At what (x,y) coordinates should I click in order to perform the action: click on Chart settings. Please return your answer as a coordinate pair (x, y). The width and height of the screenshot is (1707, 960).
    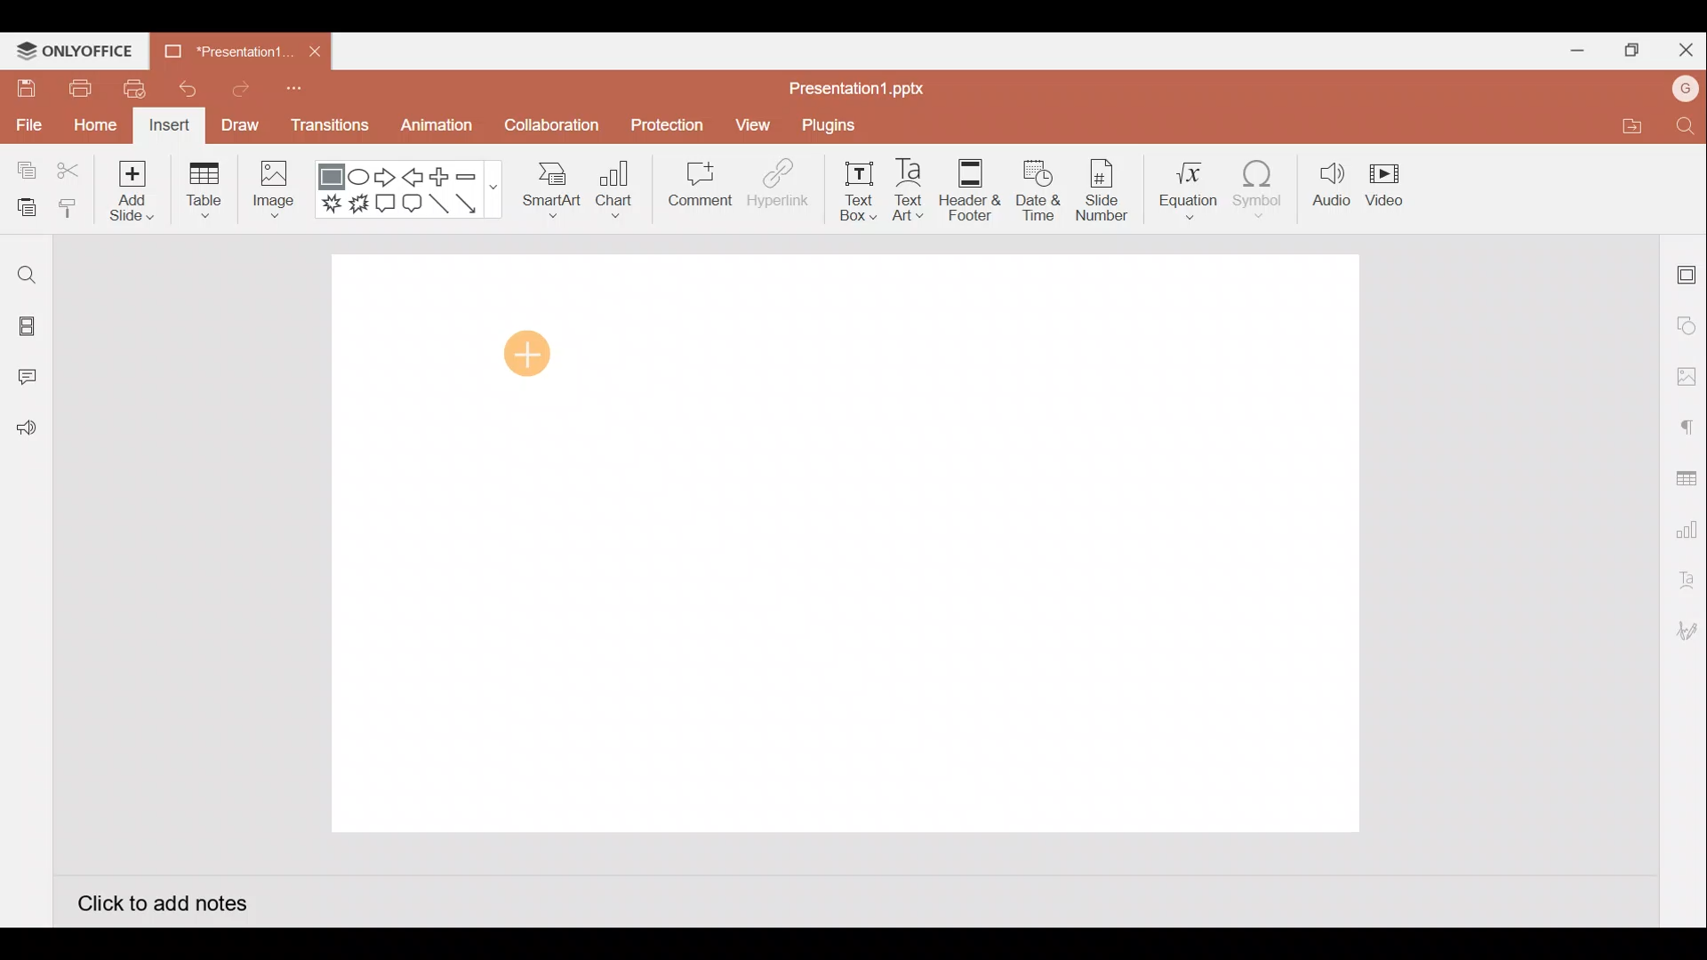
    Looking at the image, I should click on (1684, 526).